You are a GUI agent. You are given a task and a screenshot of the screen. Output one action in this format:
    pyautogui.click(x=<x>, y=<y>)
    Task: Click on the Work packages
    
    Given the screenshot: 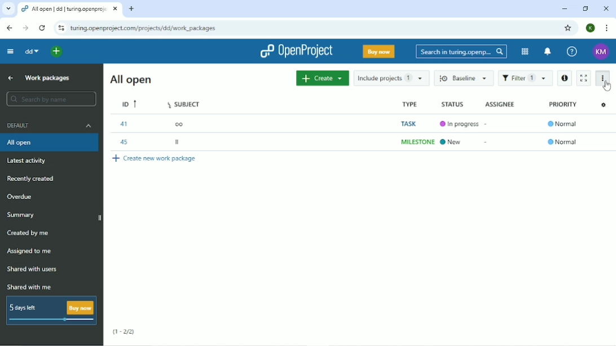 What is the action you would take?
    pyautogui.click(x=47, y=79)
    